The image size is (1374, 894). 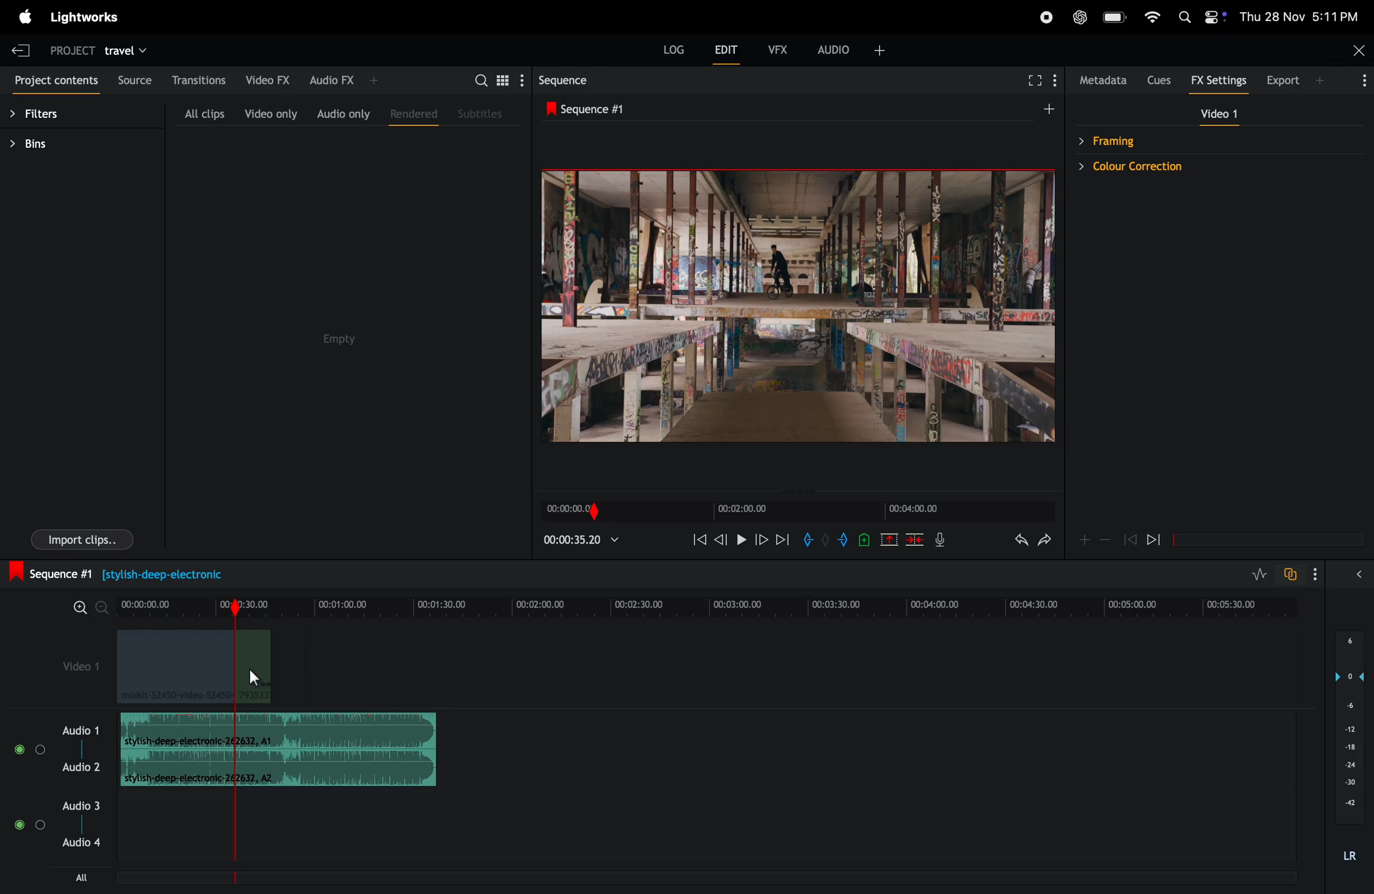 I want to click on zoom in zoom out, so click(x=87, y=606).